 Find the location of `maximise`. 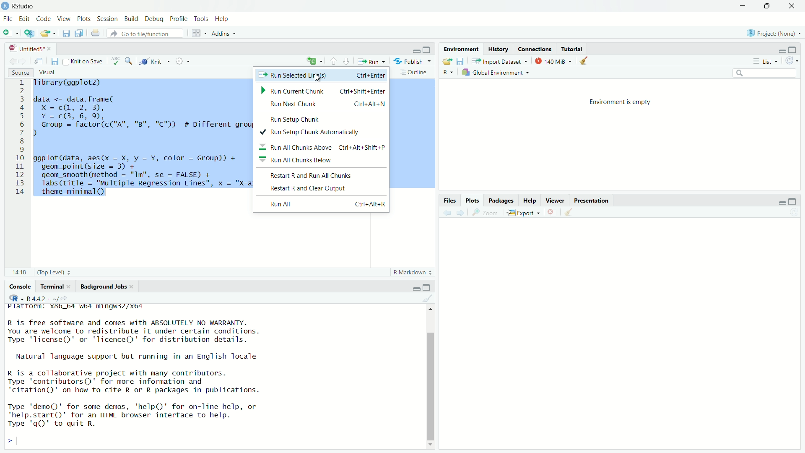

maximise is located at coordinates (428, 49).